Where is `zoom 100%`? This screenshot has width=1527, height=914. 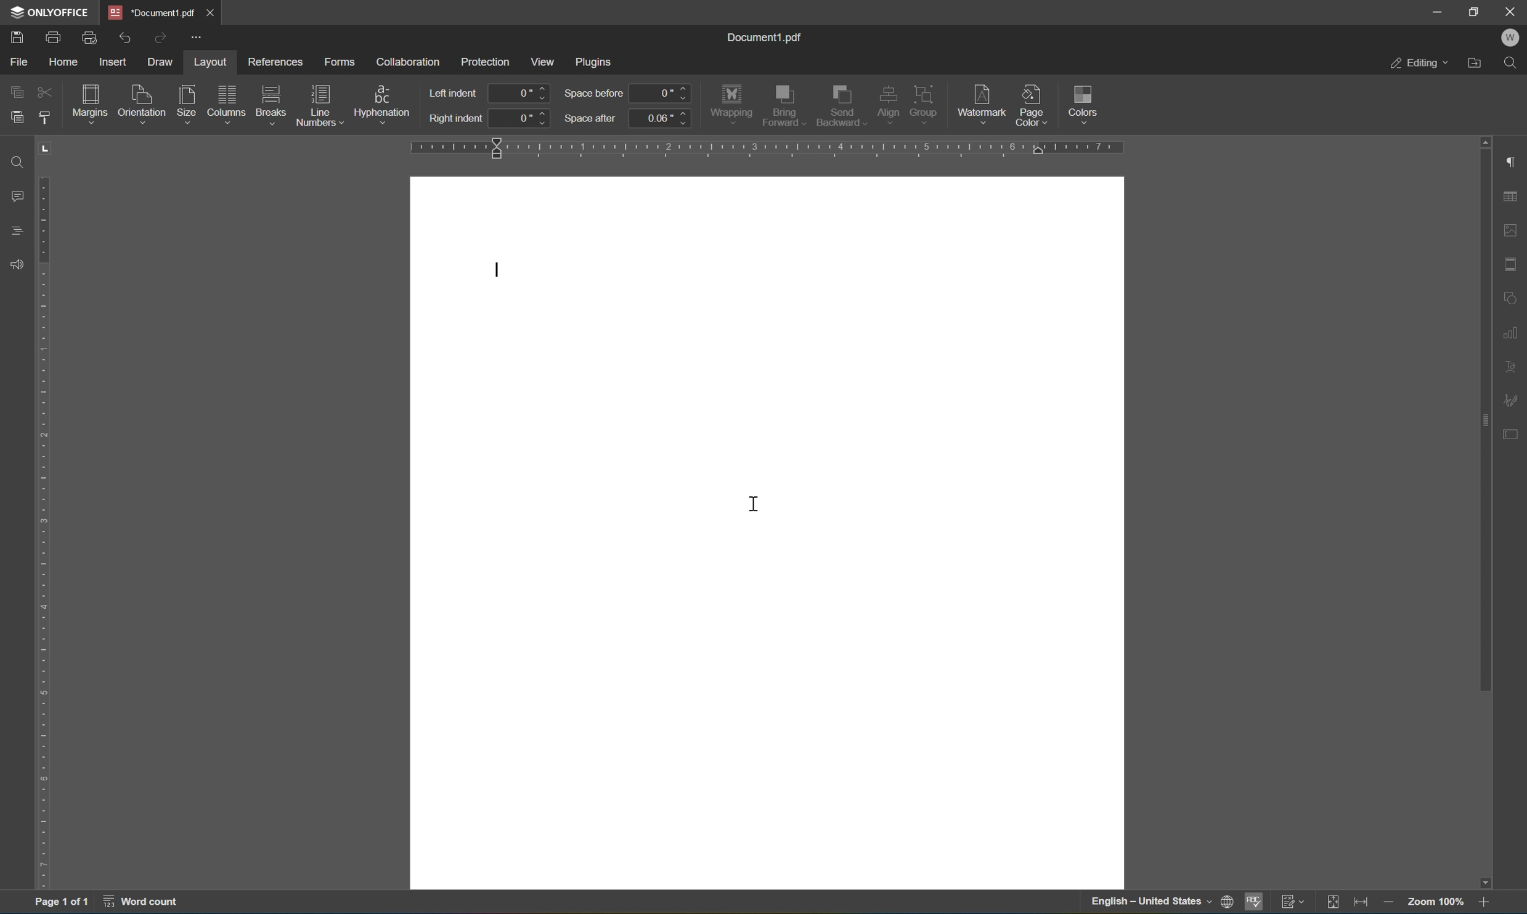 zoom 100% is located at coordinates (1433, 903).